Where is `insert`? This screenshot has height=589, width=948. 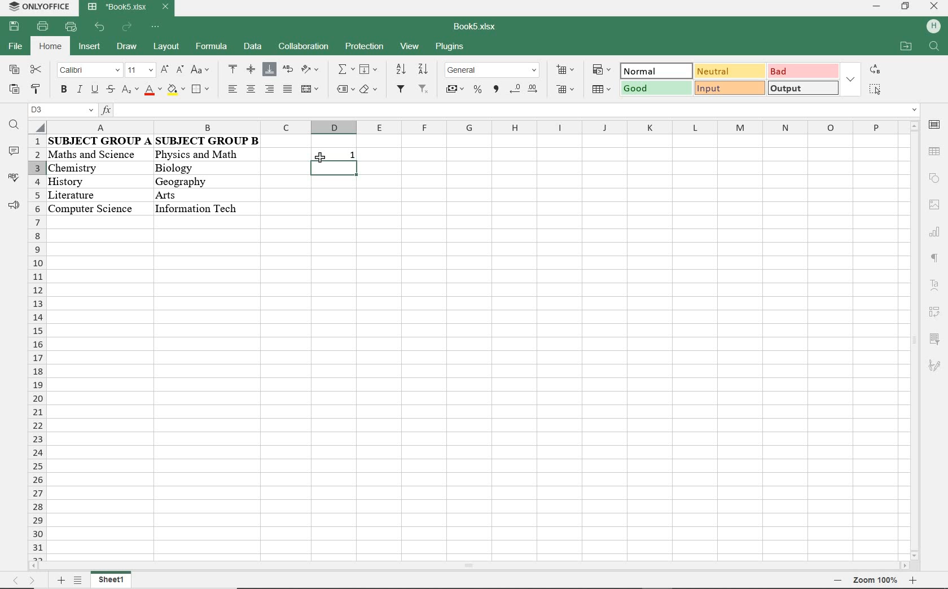 insert is located at coordinates (91, 47).